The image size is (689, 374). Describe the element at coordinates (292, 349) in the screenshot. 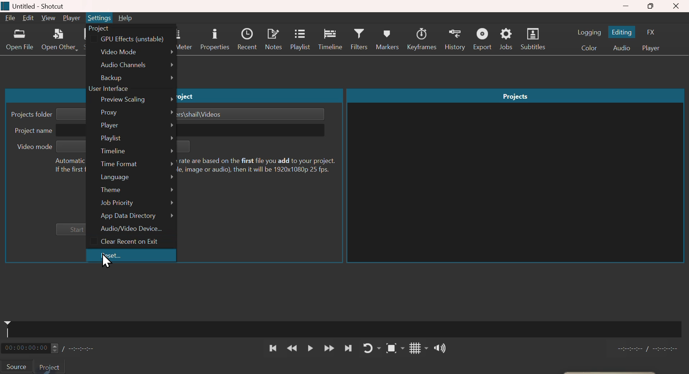

I see `Backward` at that location.